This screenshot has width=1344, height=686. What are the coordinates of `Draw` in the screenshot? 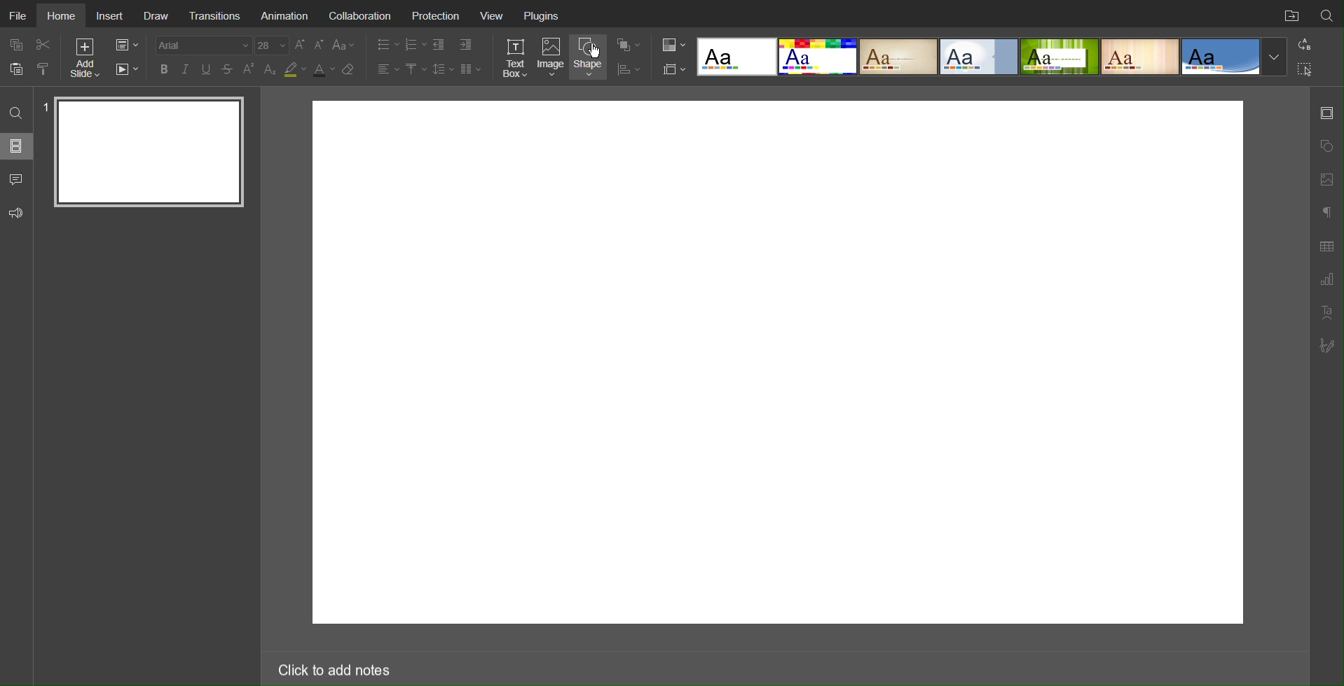 It's located at (158, 14).